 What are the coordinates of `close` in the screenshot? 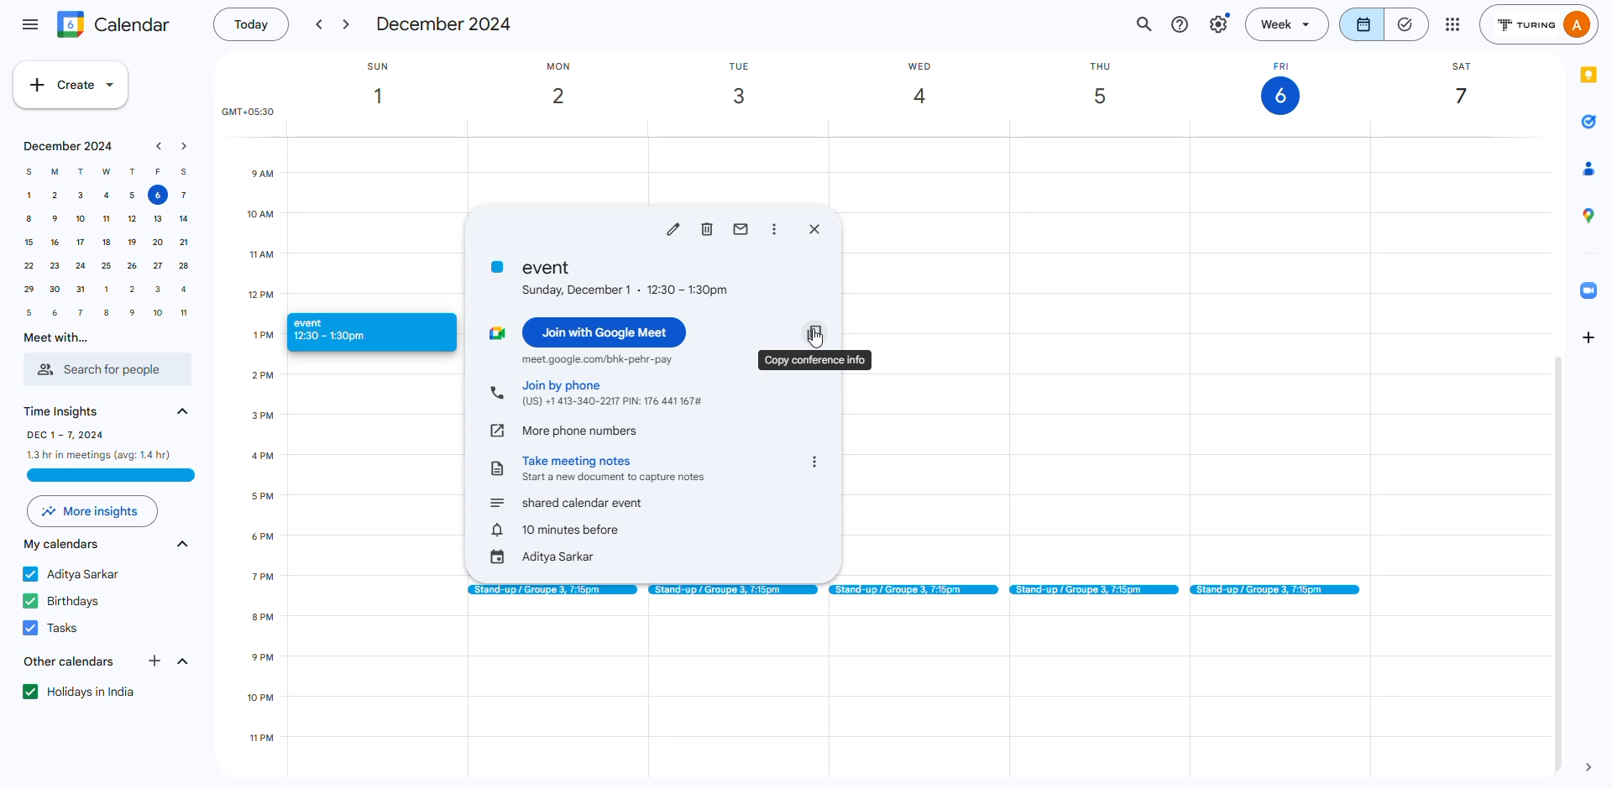 It's located at (814, 228).